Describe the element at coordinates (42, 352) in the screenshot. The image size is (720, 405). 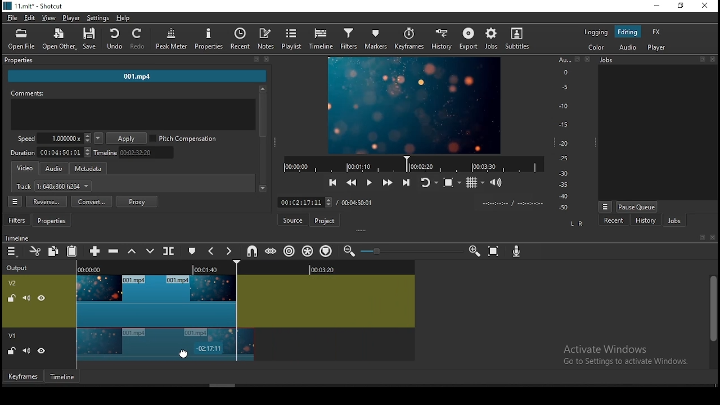
I see `(UN)HIDE` at that location.